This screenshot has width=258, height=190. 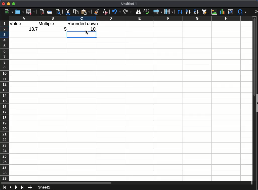 What do you see at coordinates (10, 187) in the screenshot?
I see `previous sheet` at bounding box center [10, 187].